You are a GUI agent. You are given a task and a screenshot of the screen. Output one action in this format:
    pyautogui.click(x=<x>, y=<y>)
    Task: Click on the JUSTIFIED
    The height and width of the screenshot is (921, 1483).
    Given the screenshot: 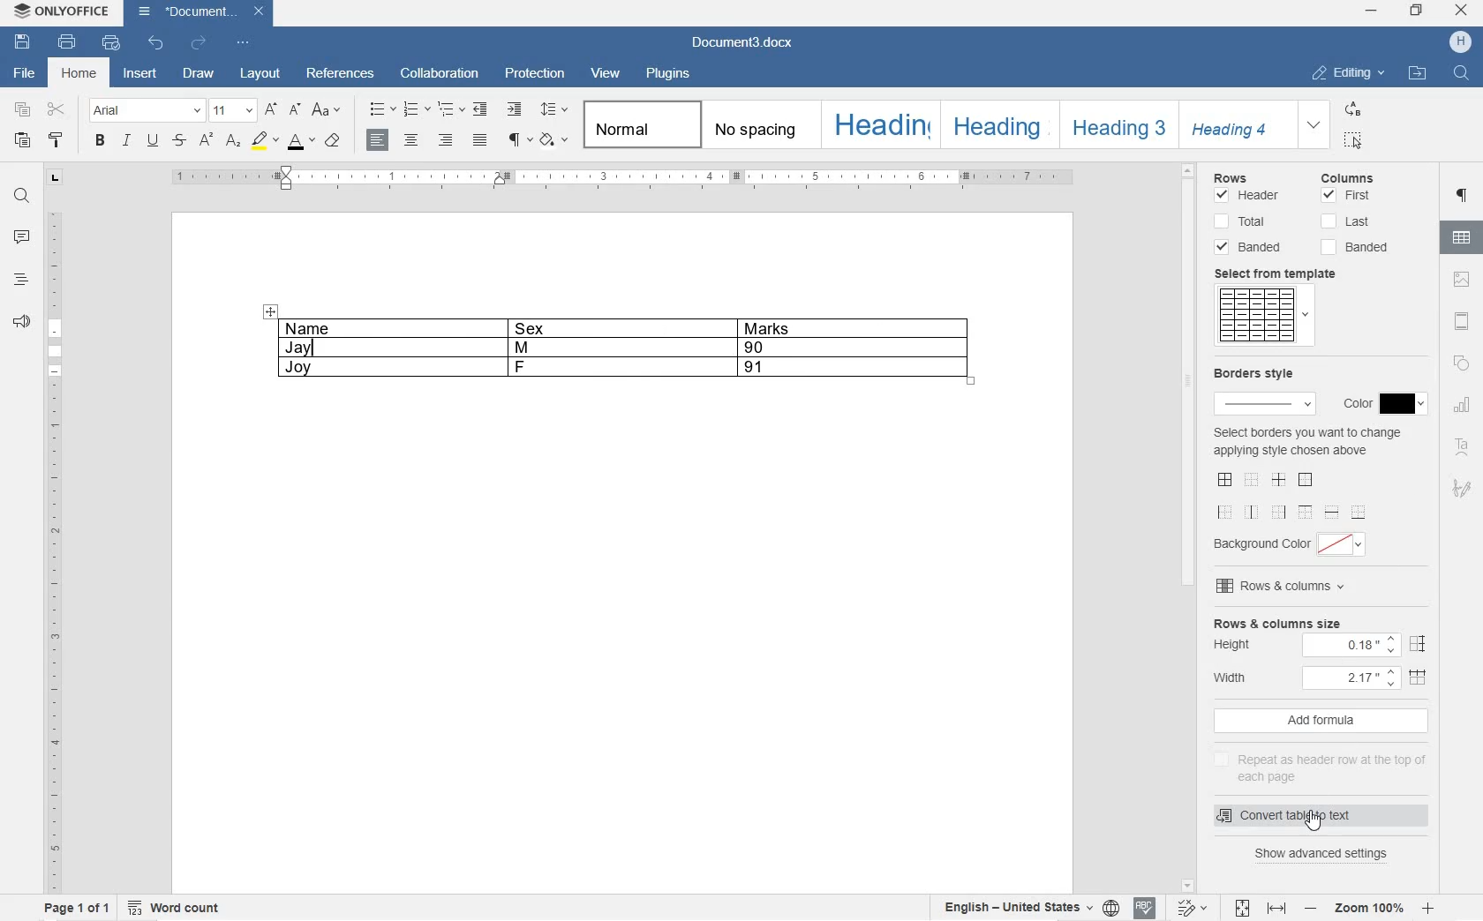 What is the action you would take?
    pyautogui.click(x=481, y=140)
    